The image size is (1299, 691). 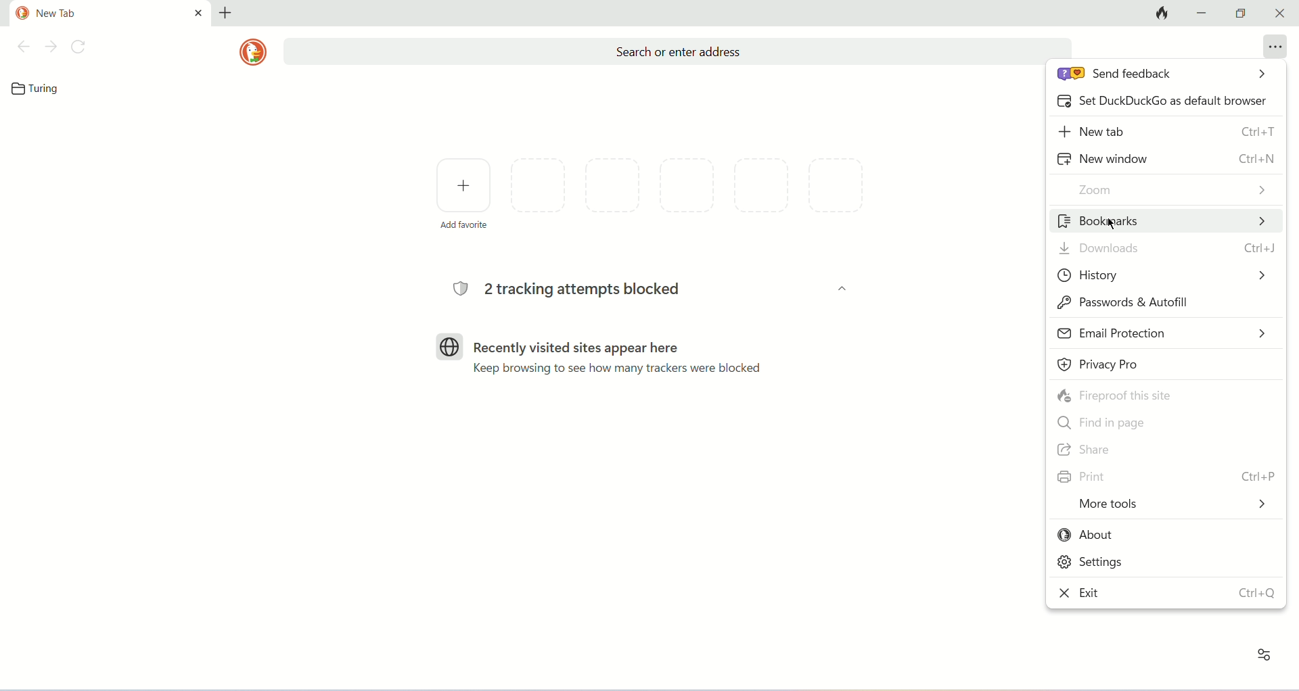 I want to click on add favorite, so click(x=463, y=192).